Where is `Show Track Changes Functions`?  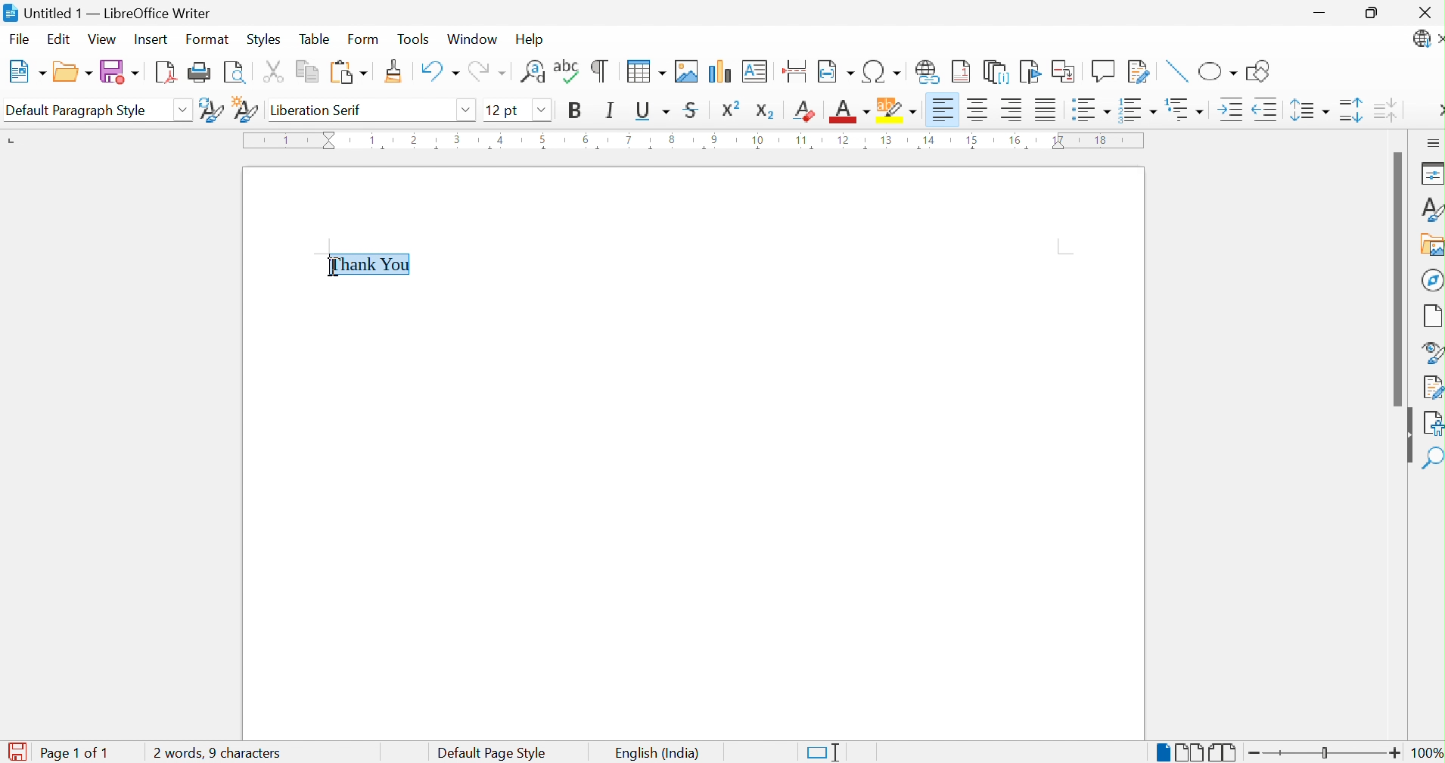
Show Track Changes Functions is located at coordinates (1139, 70).